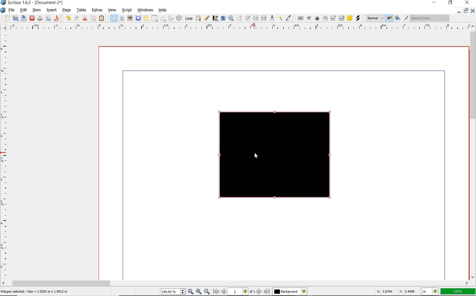  Describe the element at coordinates (237, 28) in the screenshot. I see `ruler` at that location.